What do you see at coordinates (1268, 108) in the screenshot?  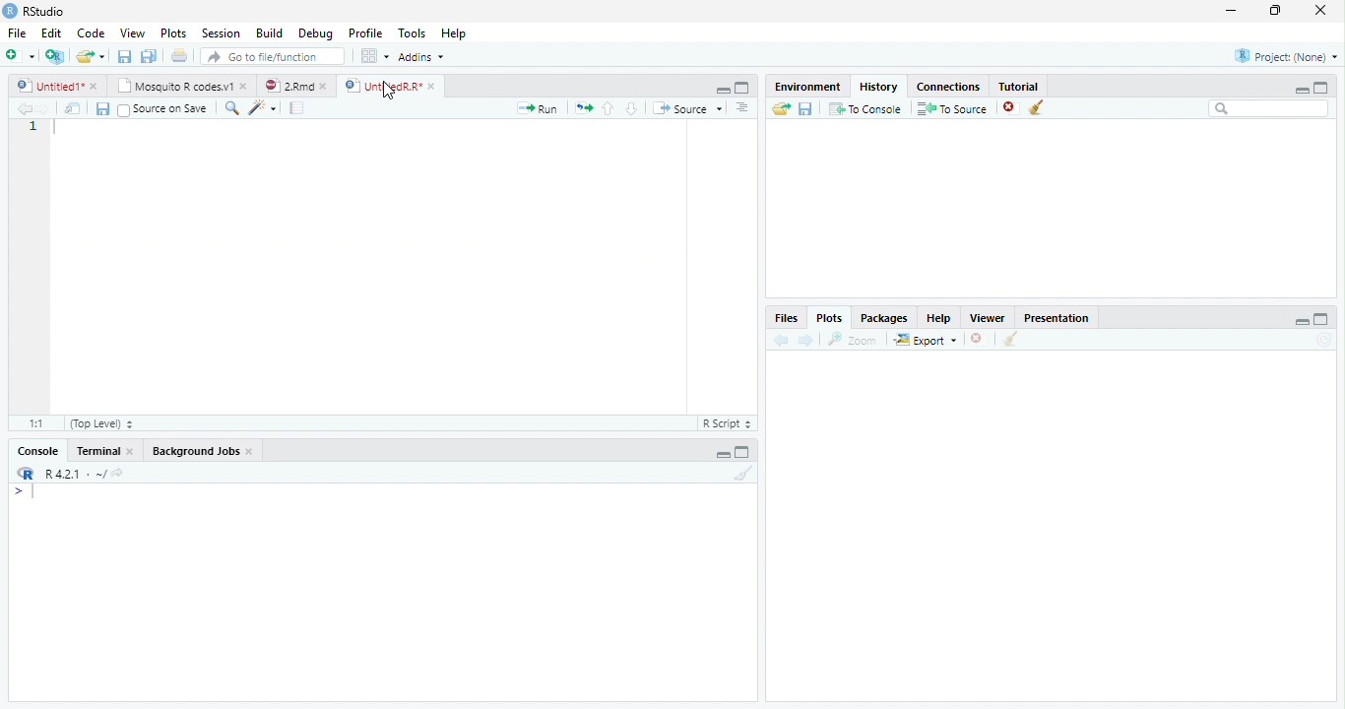 I see `Search bar` at bounding box center [1268, 108].